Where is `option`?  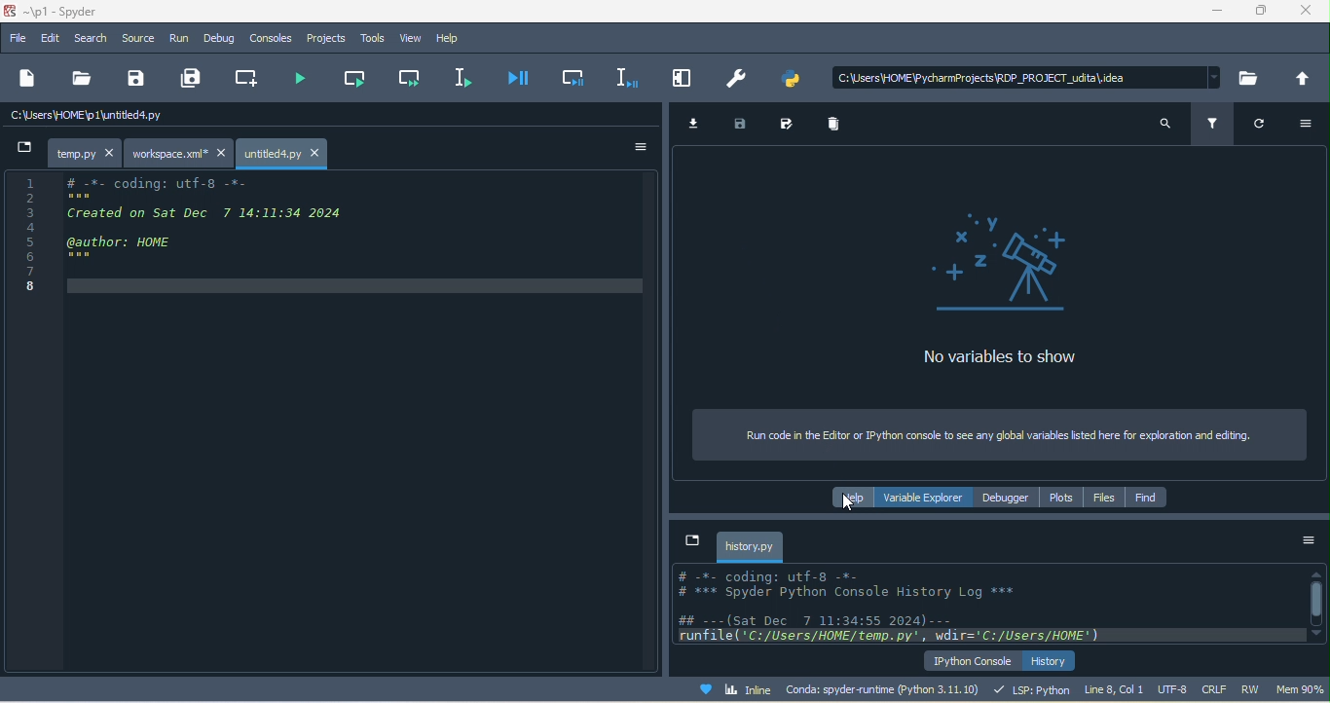
option is located at coordinates (1303, 540).